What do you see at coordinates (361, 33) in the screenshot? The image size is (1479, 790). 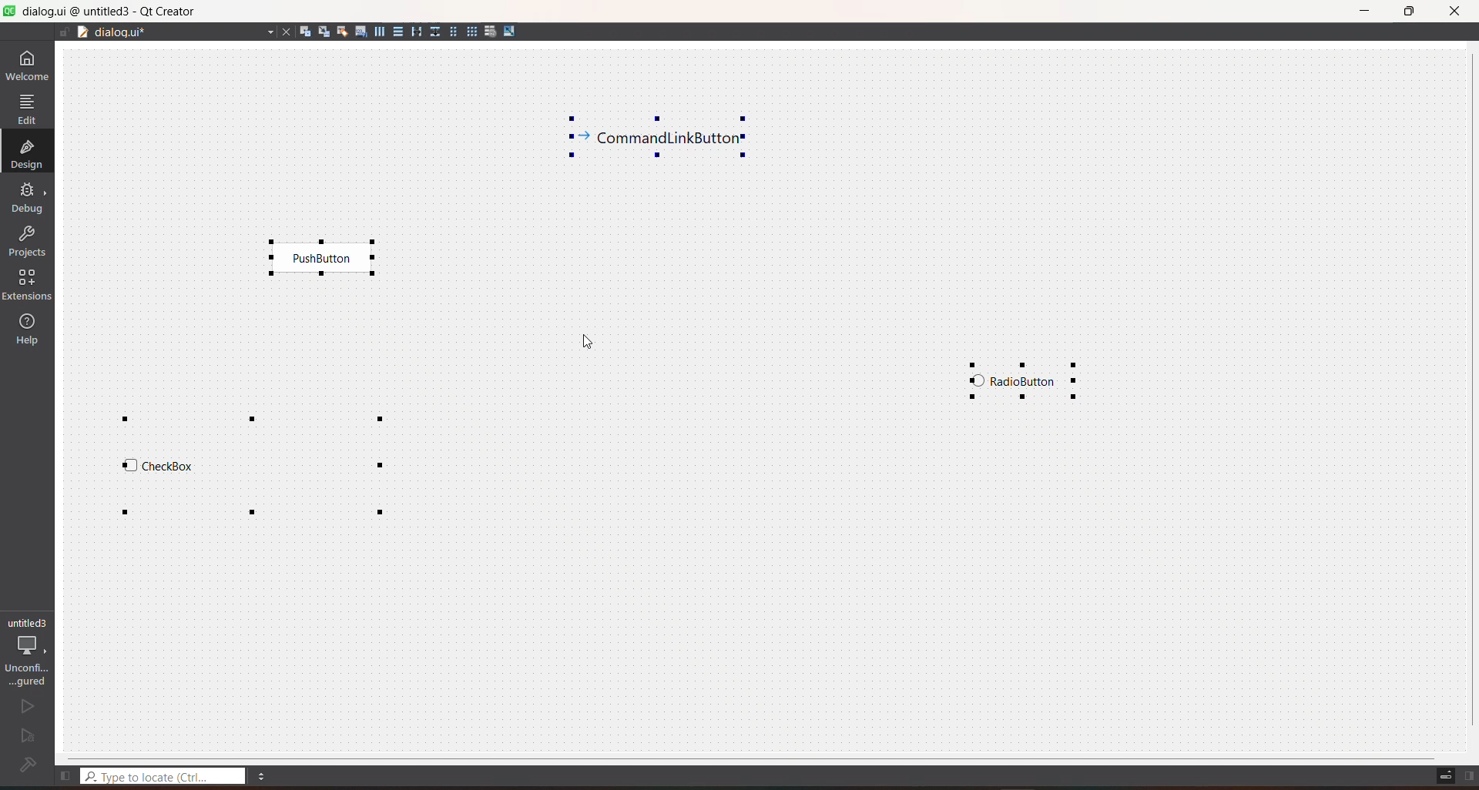 I see `edit tab order` at bounding box center [361, 33].